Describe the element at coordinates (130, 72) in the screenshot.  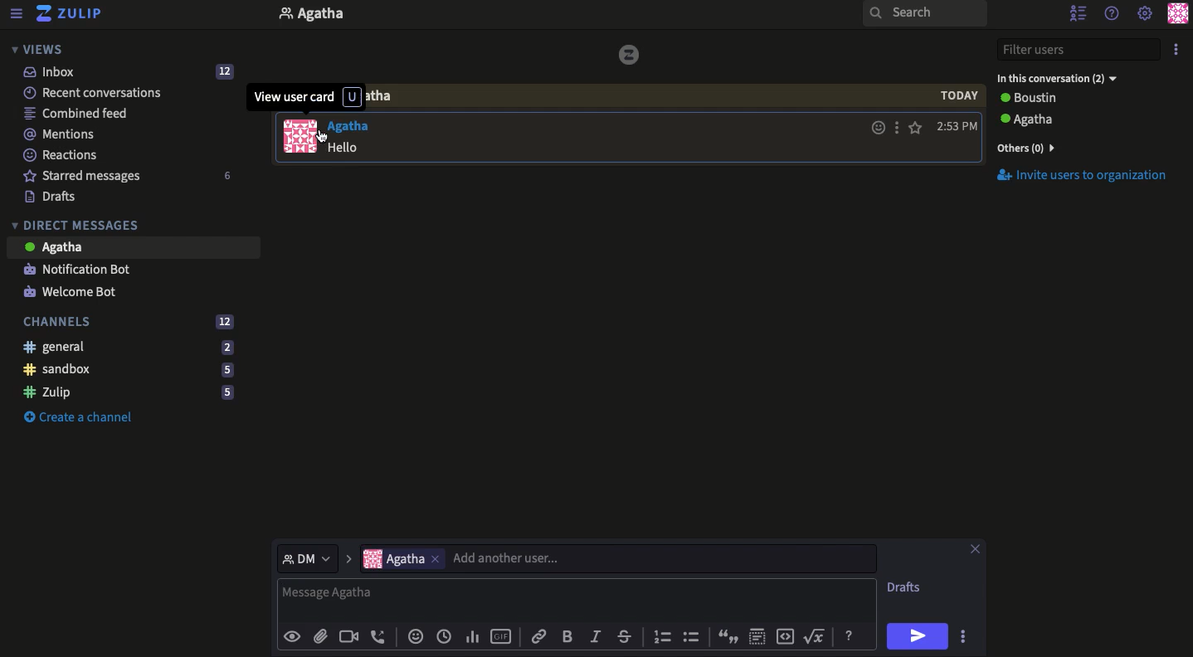
I see `Inbox` at that location.